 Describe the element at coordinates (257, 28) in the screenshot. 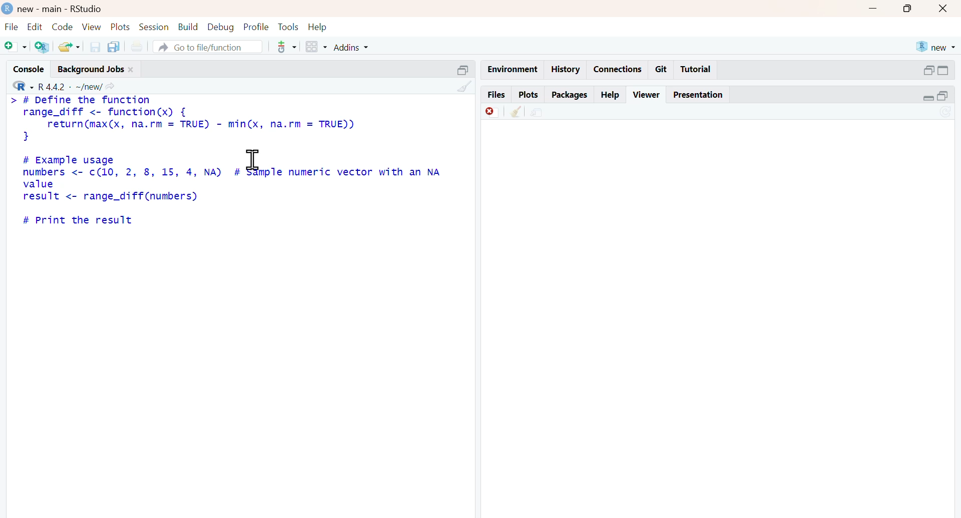

I see `profile` at that location.